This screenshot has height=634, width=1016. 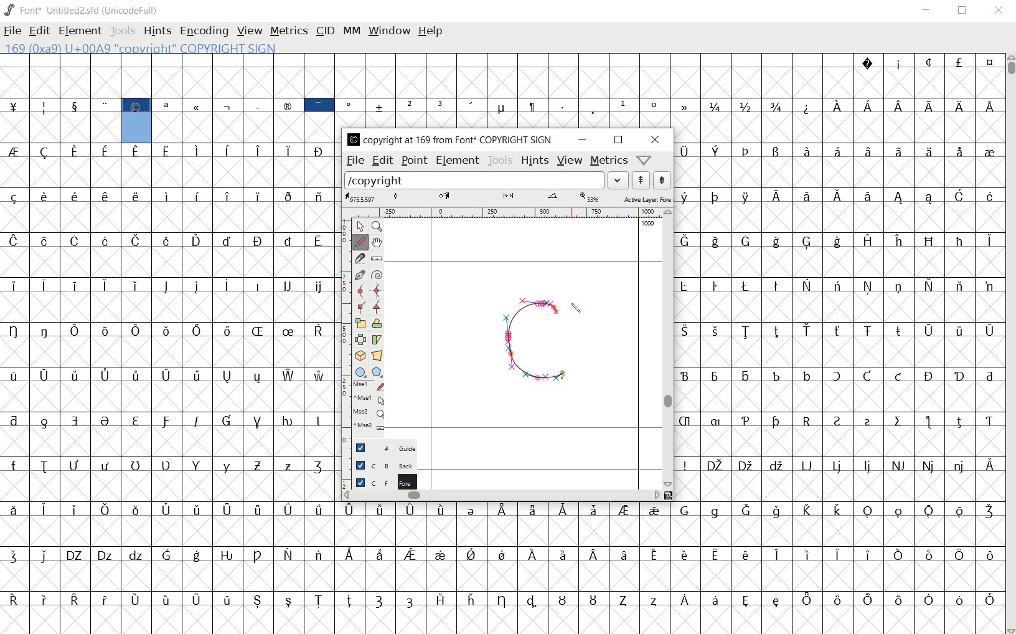 I want to click on close, so click(x=999, y=11).